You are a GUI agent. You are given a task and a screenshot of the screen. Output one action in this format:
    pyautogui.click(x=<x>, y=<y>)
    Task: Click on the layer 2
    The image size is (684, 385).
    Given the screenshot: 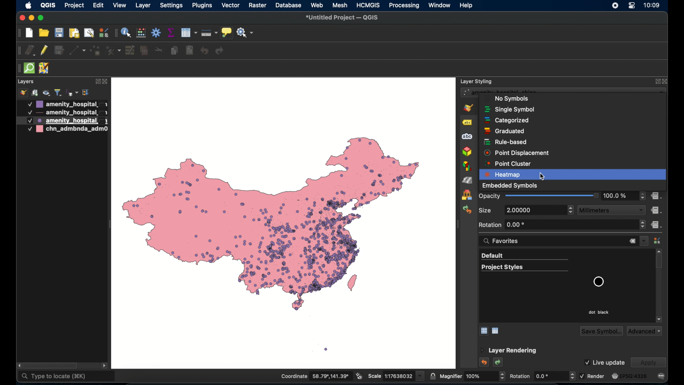 What is the action you would take?
    pyautogui.click(x=66, y=113)
    